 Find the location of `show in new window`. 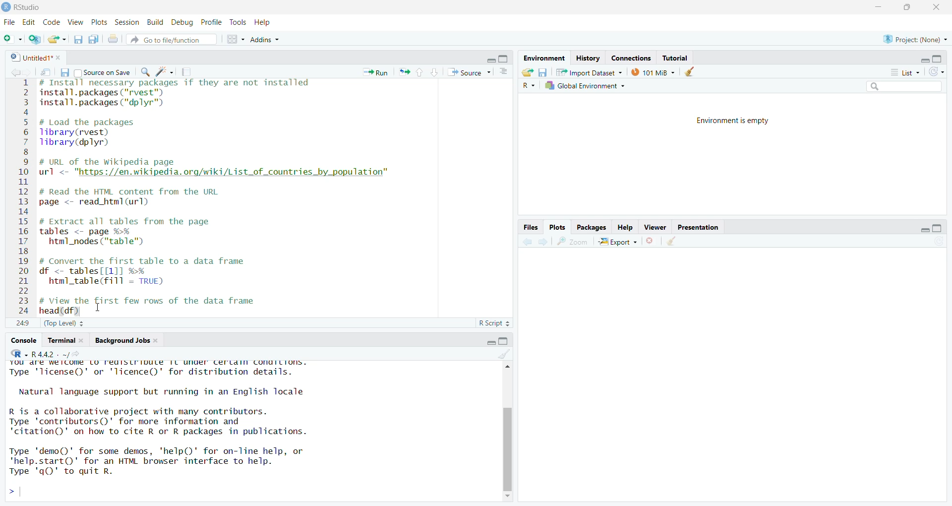

show in new window is located at coordinates (46, 72).